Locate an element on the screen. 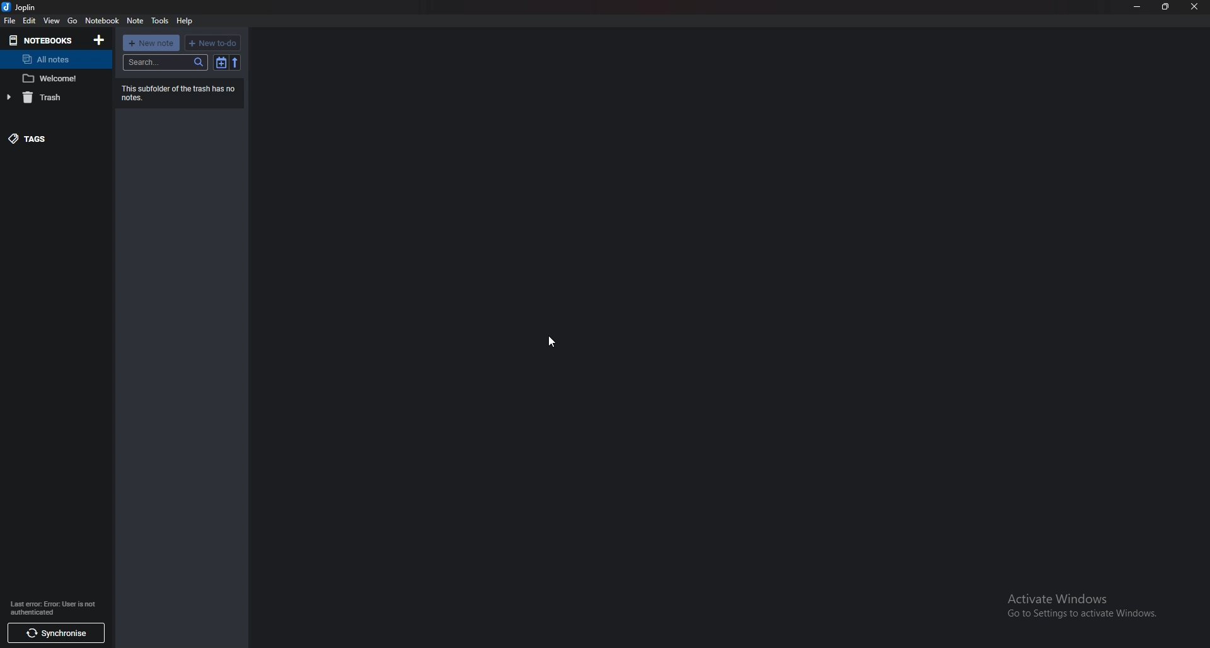 The width and height of the screenshot is (1210, 648). Note is located at coordinates (52, 79).